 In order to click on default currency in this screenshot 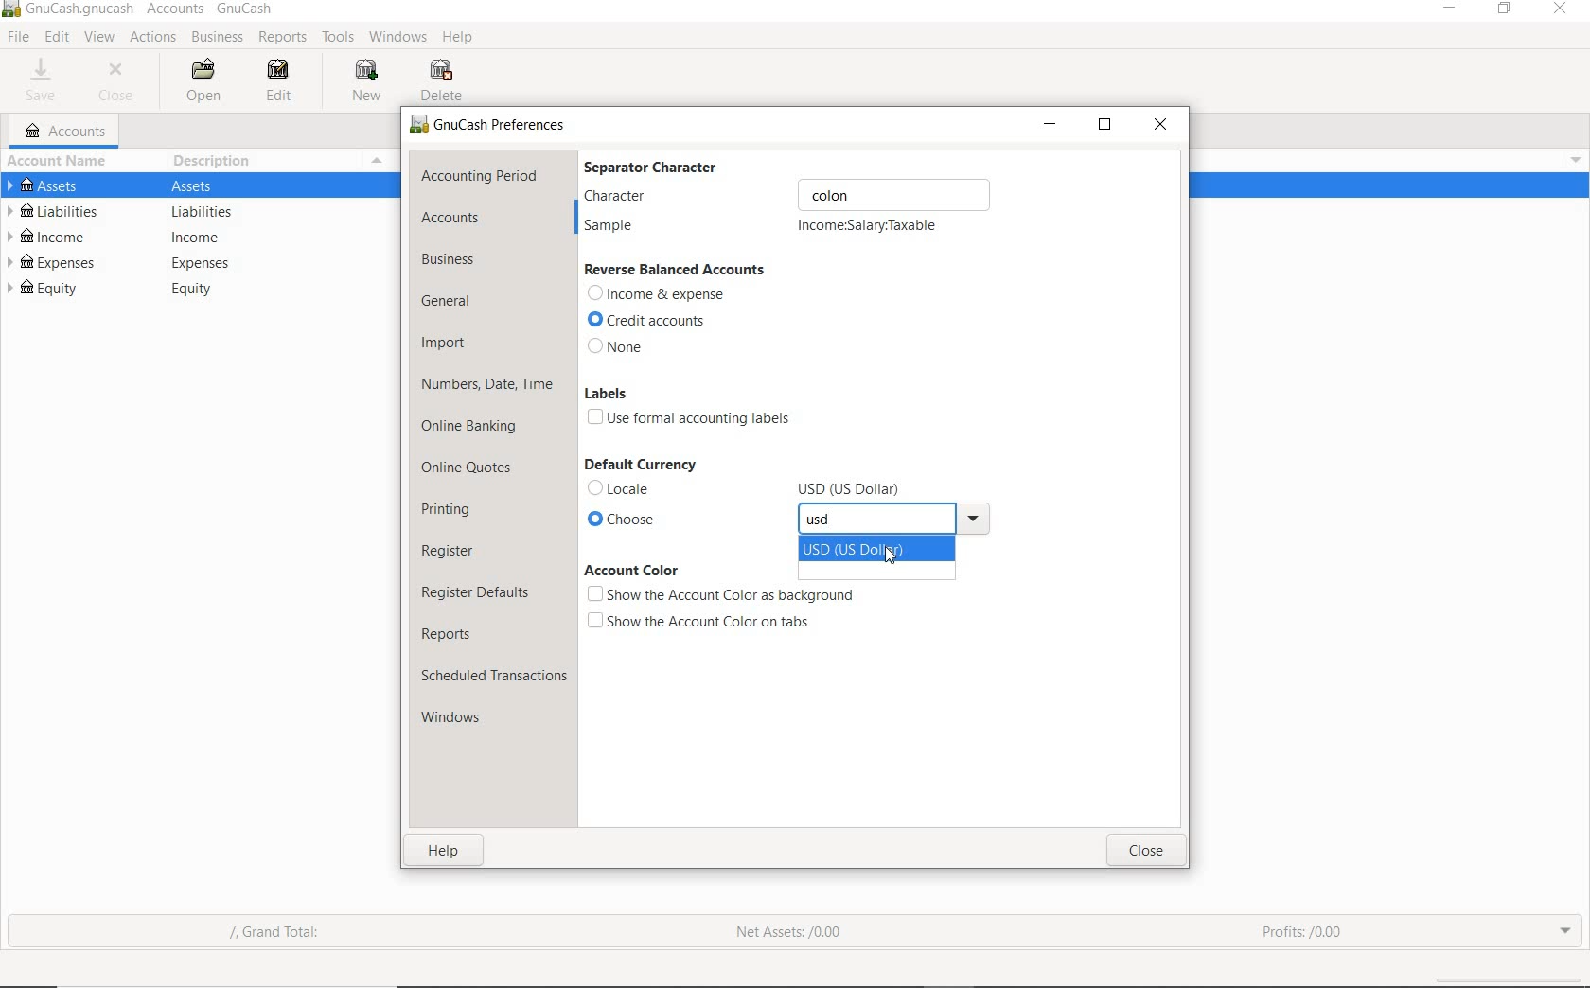, I will do `click(639, 465)`.